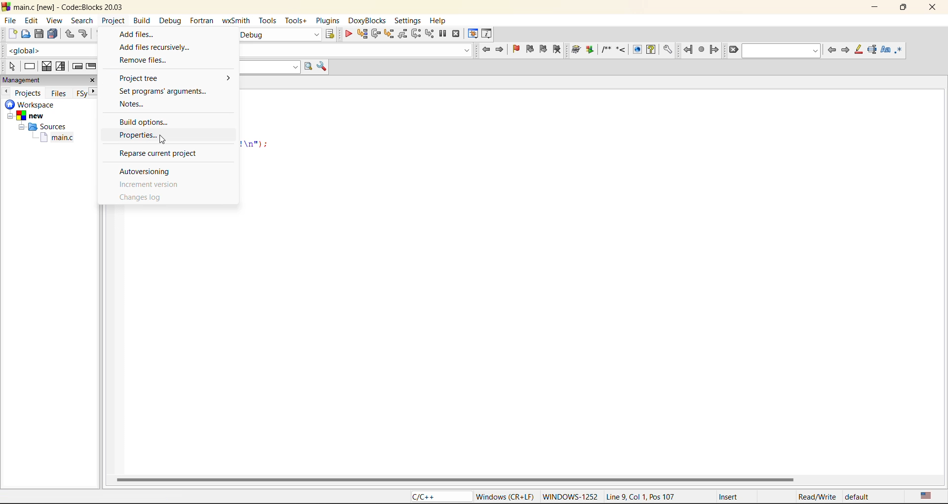 This screenshot has height=504, width=948. Describe the element at coordinates (173, 22) in the screenshot. I see `debug` at that location.